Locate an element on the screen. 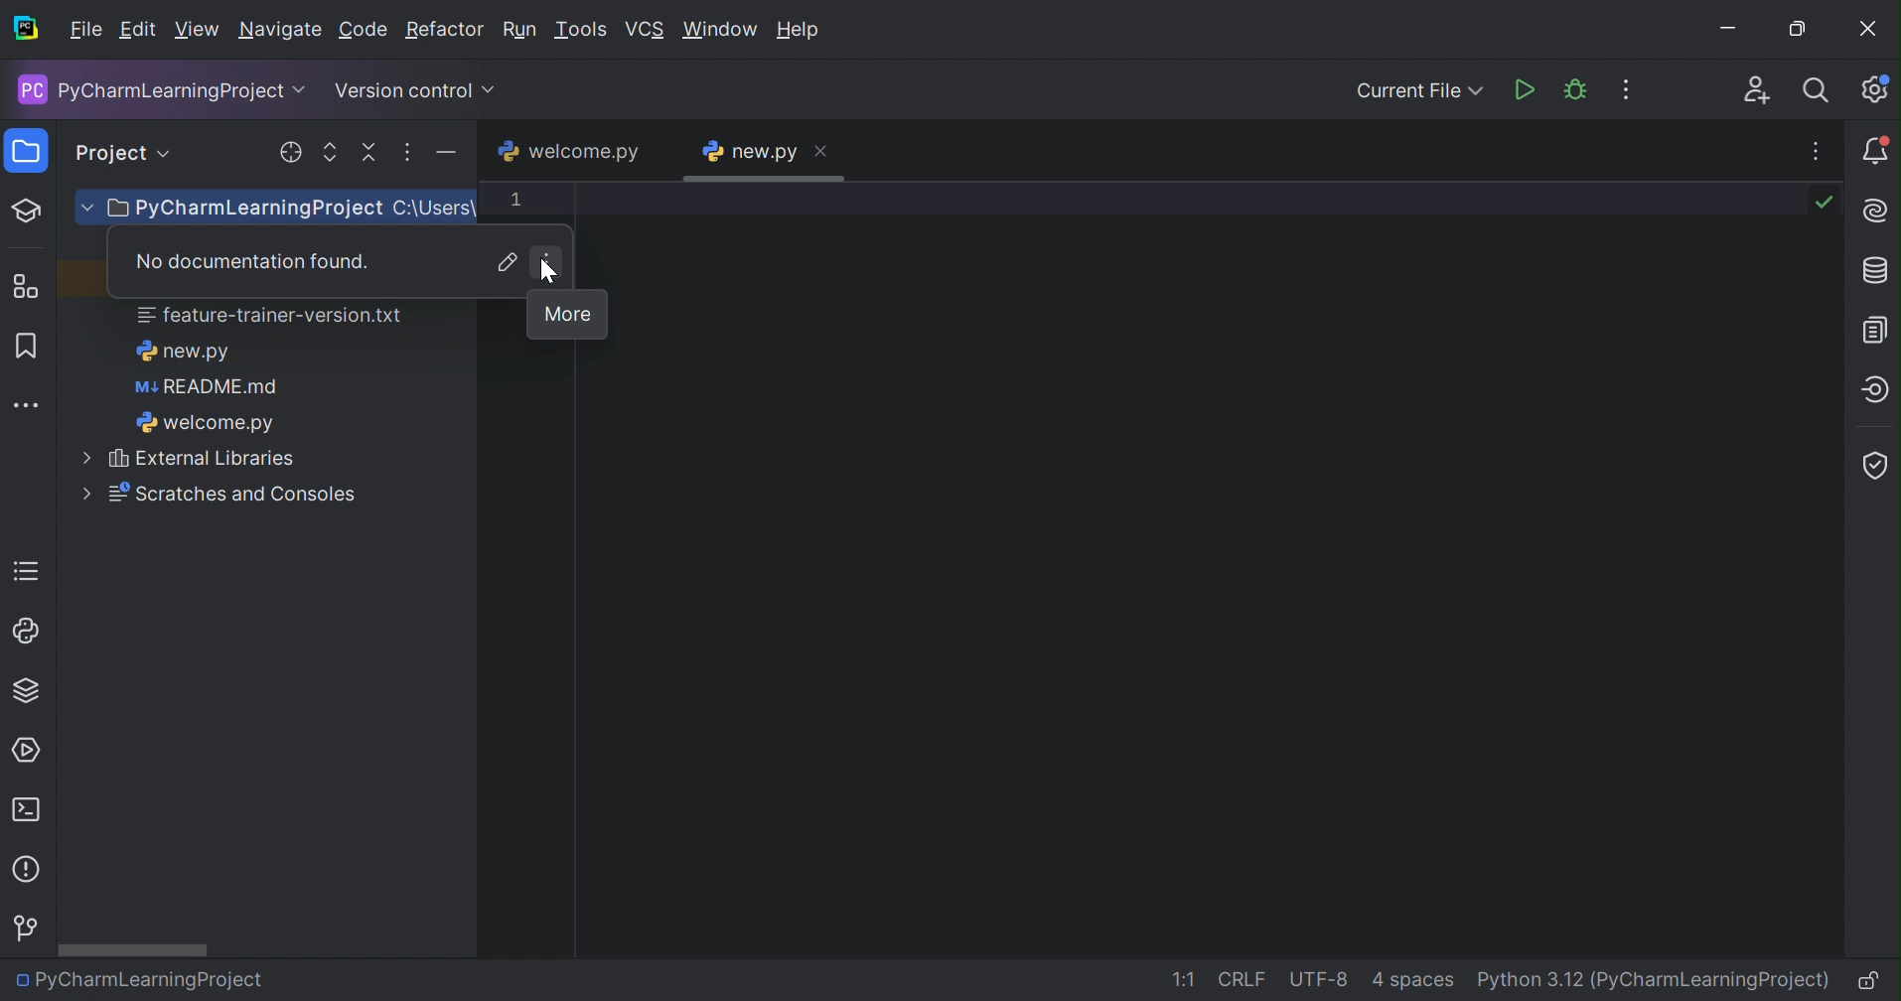 The height and width of the screenshot is (1001, 1901). Scroll bar is located at coordinates (133, 949).